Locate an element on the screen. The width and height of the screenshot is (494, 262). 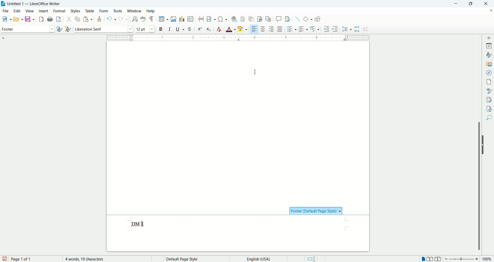
bold is located at coordinates (161, 29).